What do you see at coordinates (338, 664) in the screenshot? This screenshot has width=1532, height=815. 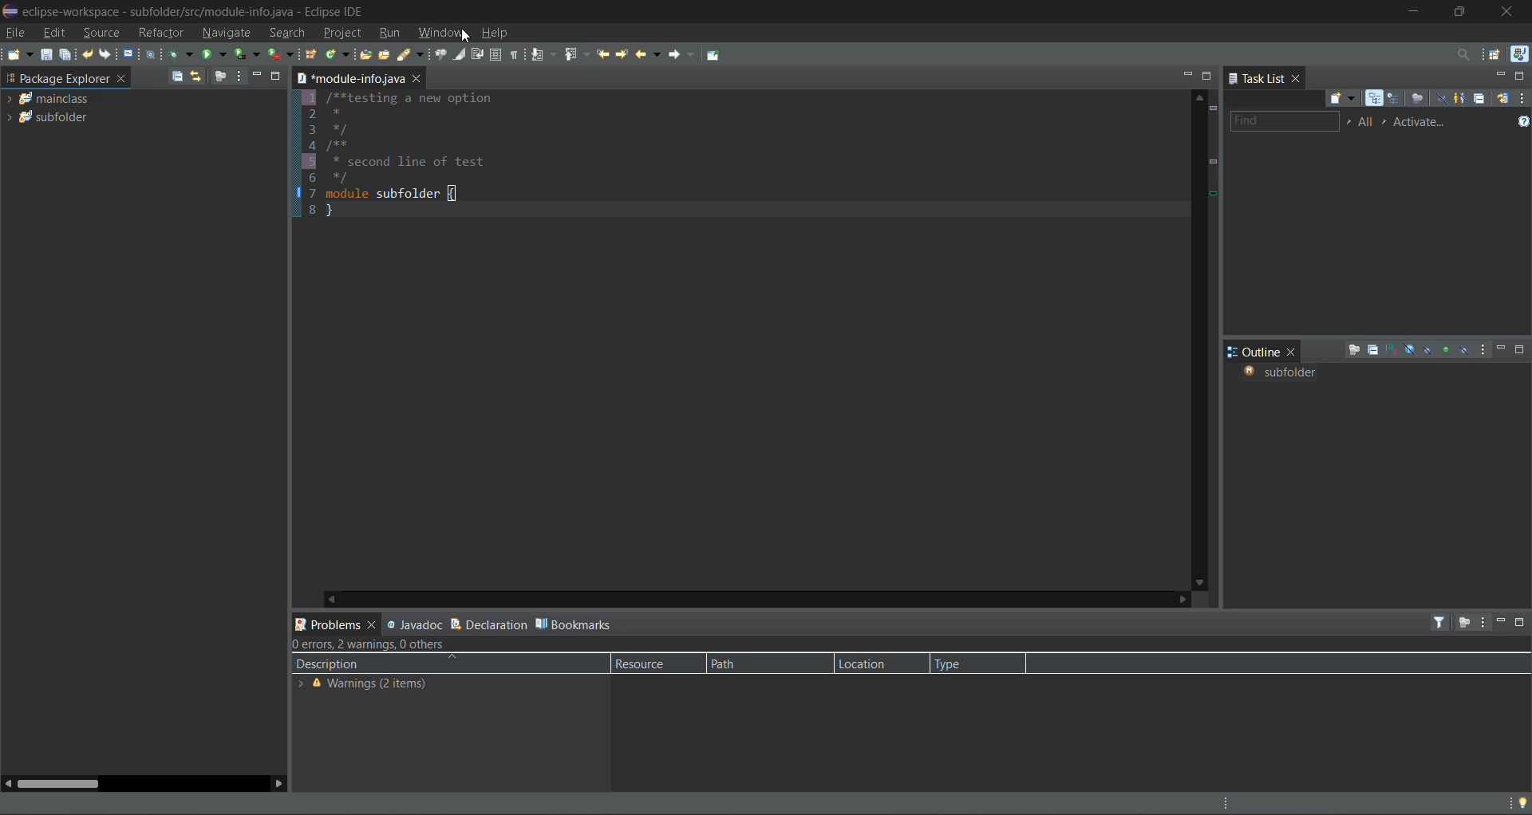 I see `description` at bounding box center [338, 664].